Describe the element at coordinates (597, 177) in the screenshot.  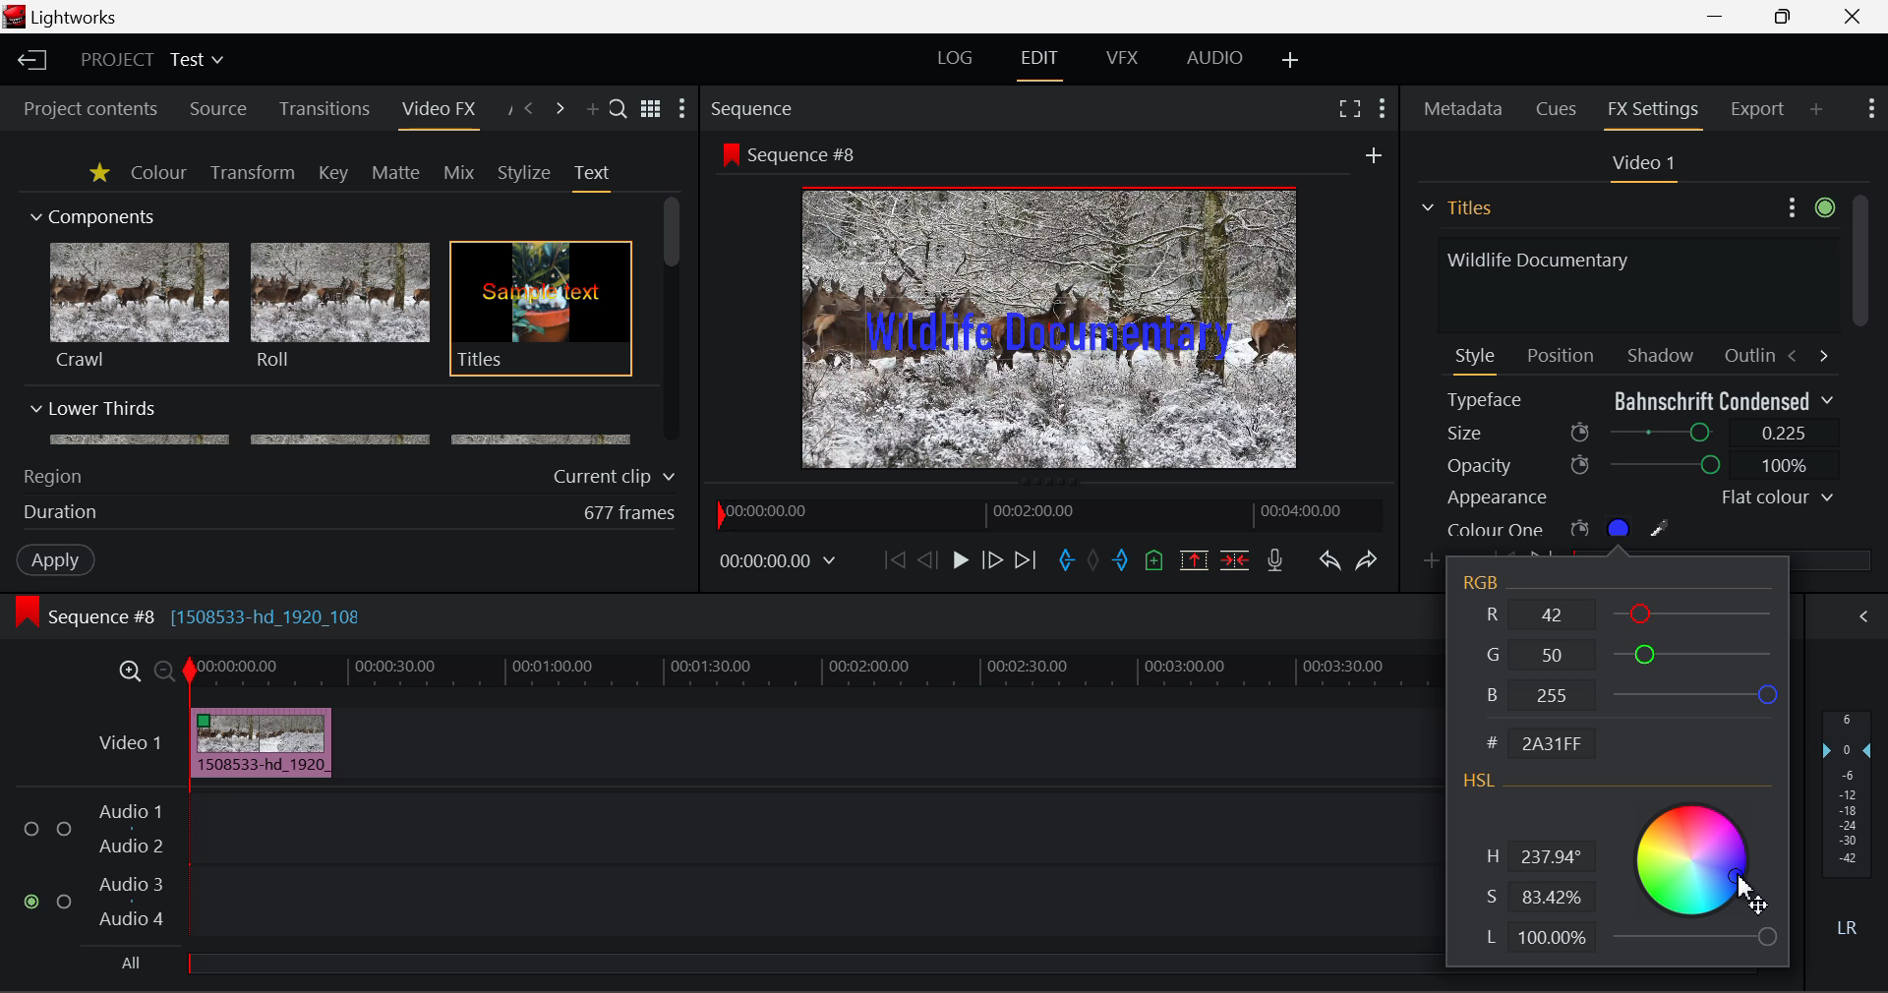
I see `Text Tab Open` at that location.